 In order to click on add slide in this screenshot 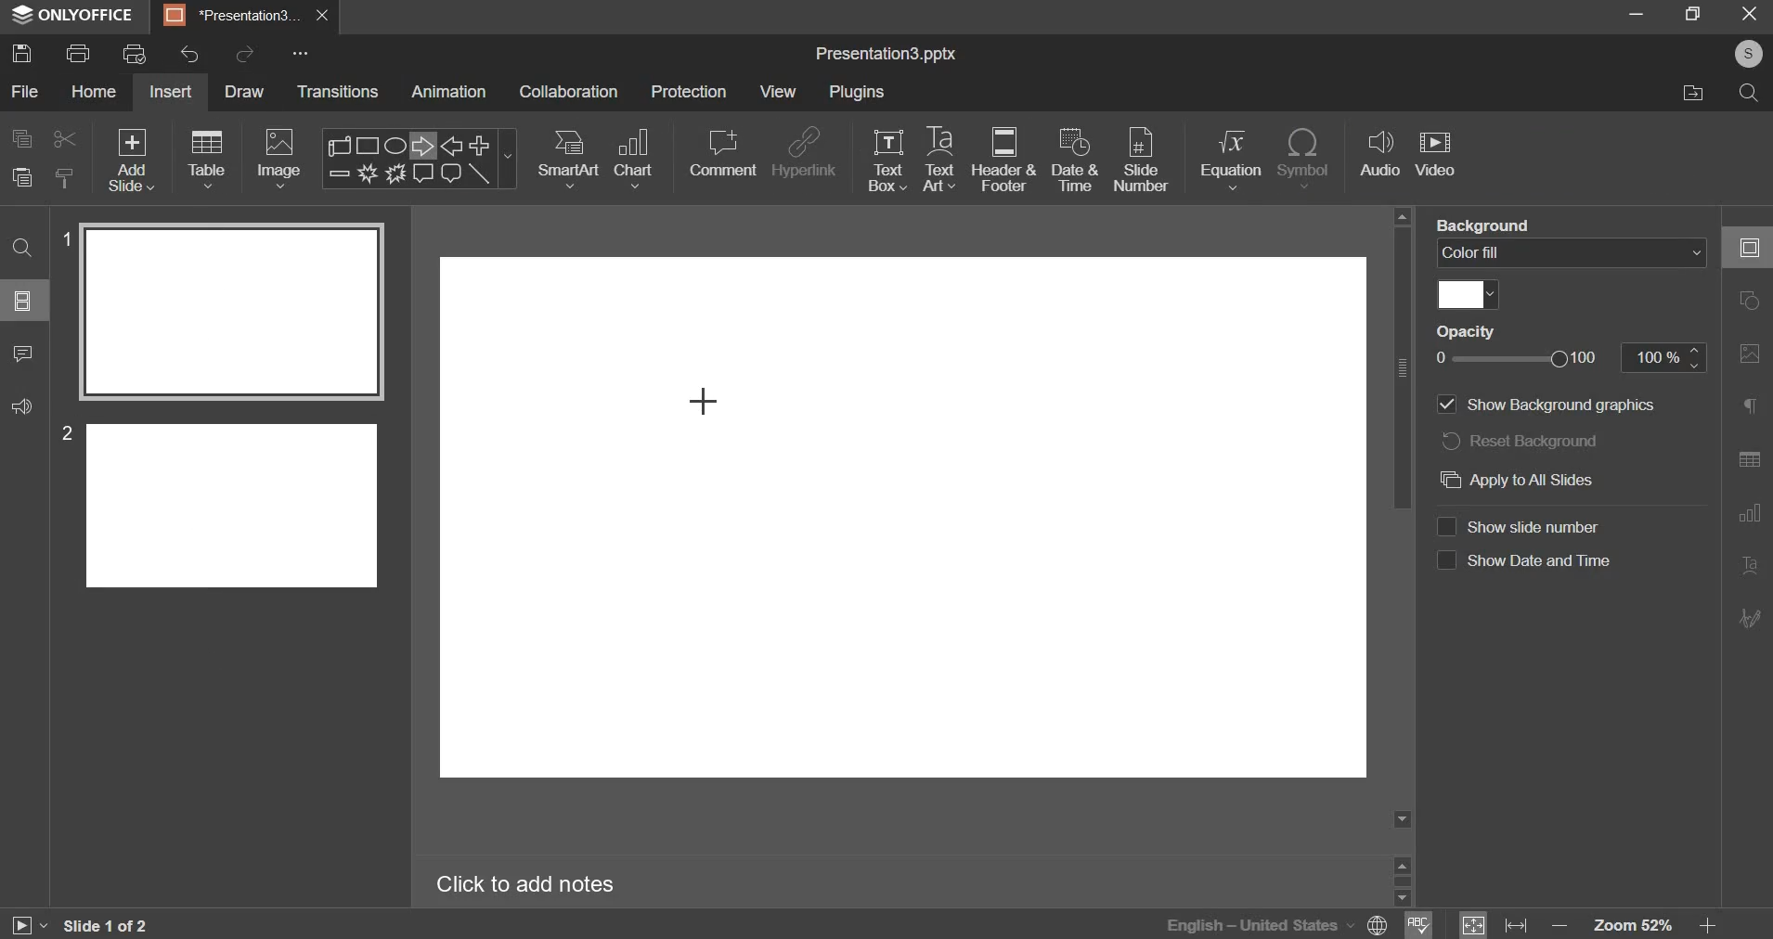, I will do `click(132, 160)`.